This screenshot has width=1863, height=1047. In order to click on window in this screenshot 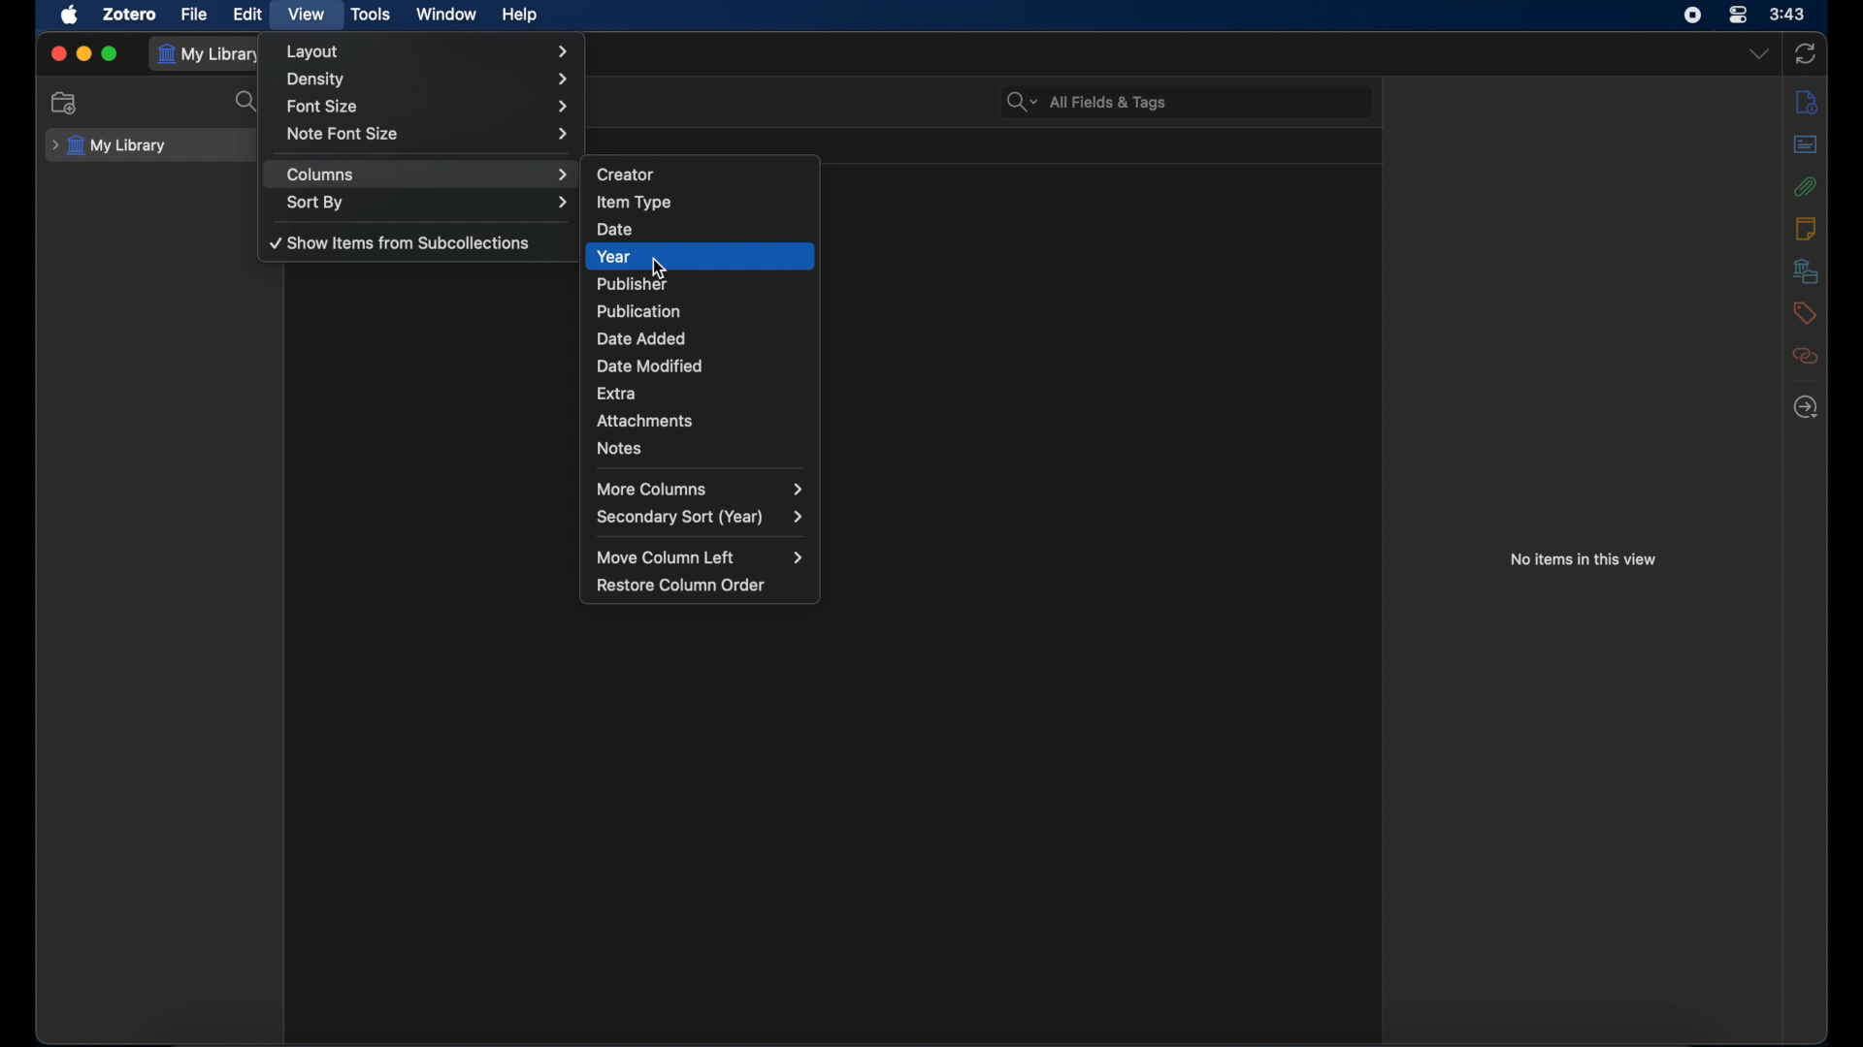, I will do `click(443, 14)`.